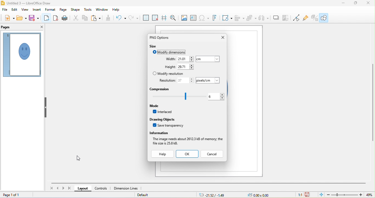 The image size is (375, 198). I want to click on cursor, so click(79, 159).